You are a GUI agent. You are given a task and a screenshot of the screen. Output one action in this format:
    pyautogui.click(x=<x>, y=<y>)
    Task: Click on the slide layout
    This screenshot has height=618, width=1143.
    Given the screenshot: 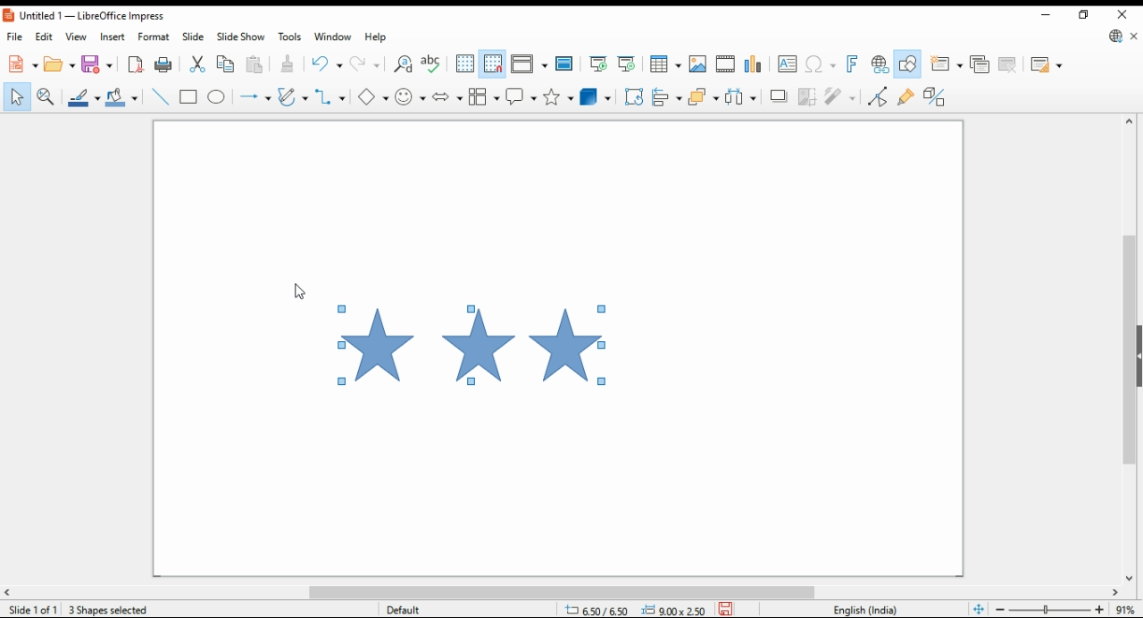 What is the action you would take?
    pyautogui.click(x=1047, y=65)
    